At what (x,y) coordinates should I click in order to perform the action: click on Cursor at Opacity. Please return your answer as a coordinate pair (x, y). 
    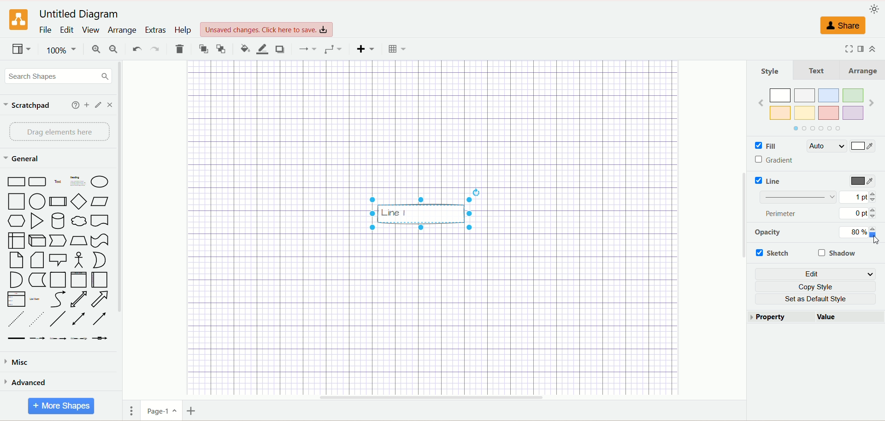
    Looking at the image, I should click on (874, 240).